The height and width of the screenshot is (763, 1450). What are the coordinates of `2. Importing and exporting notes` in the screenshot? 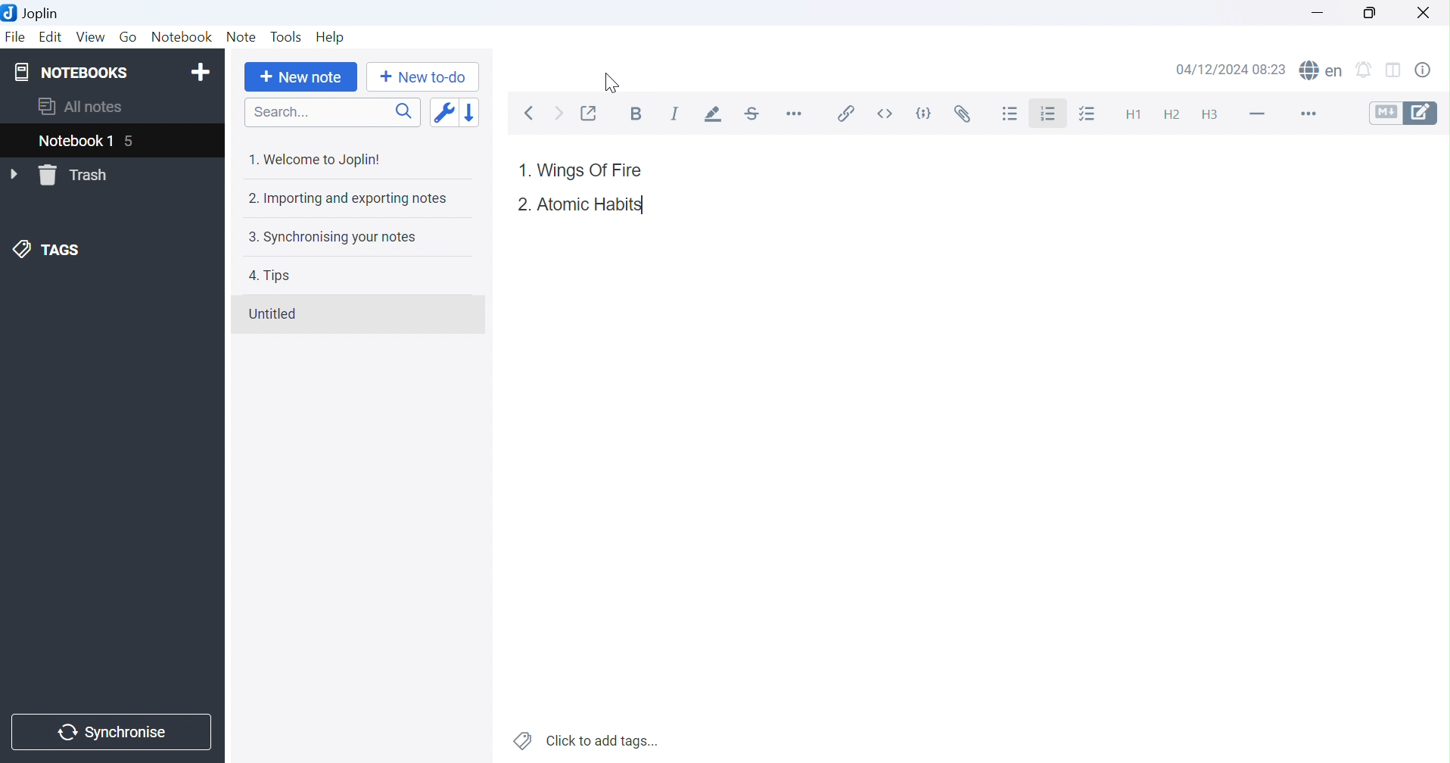 It's located at (346, 198).